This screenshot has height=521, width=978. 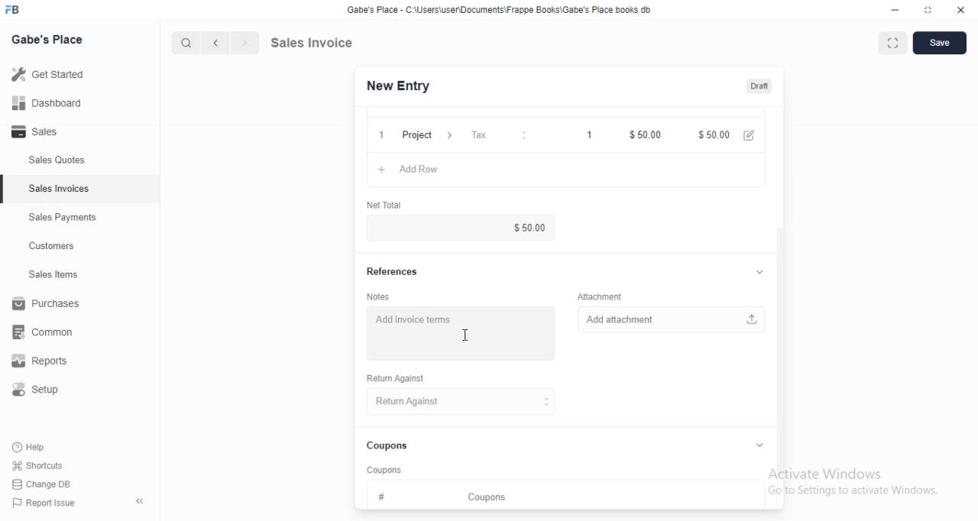 What do you see at coordinates (400, 378) in the screenshot?
I see `Return Against` at bounding box center [400, 378].